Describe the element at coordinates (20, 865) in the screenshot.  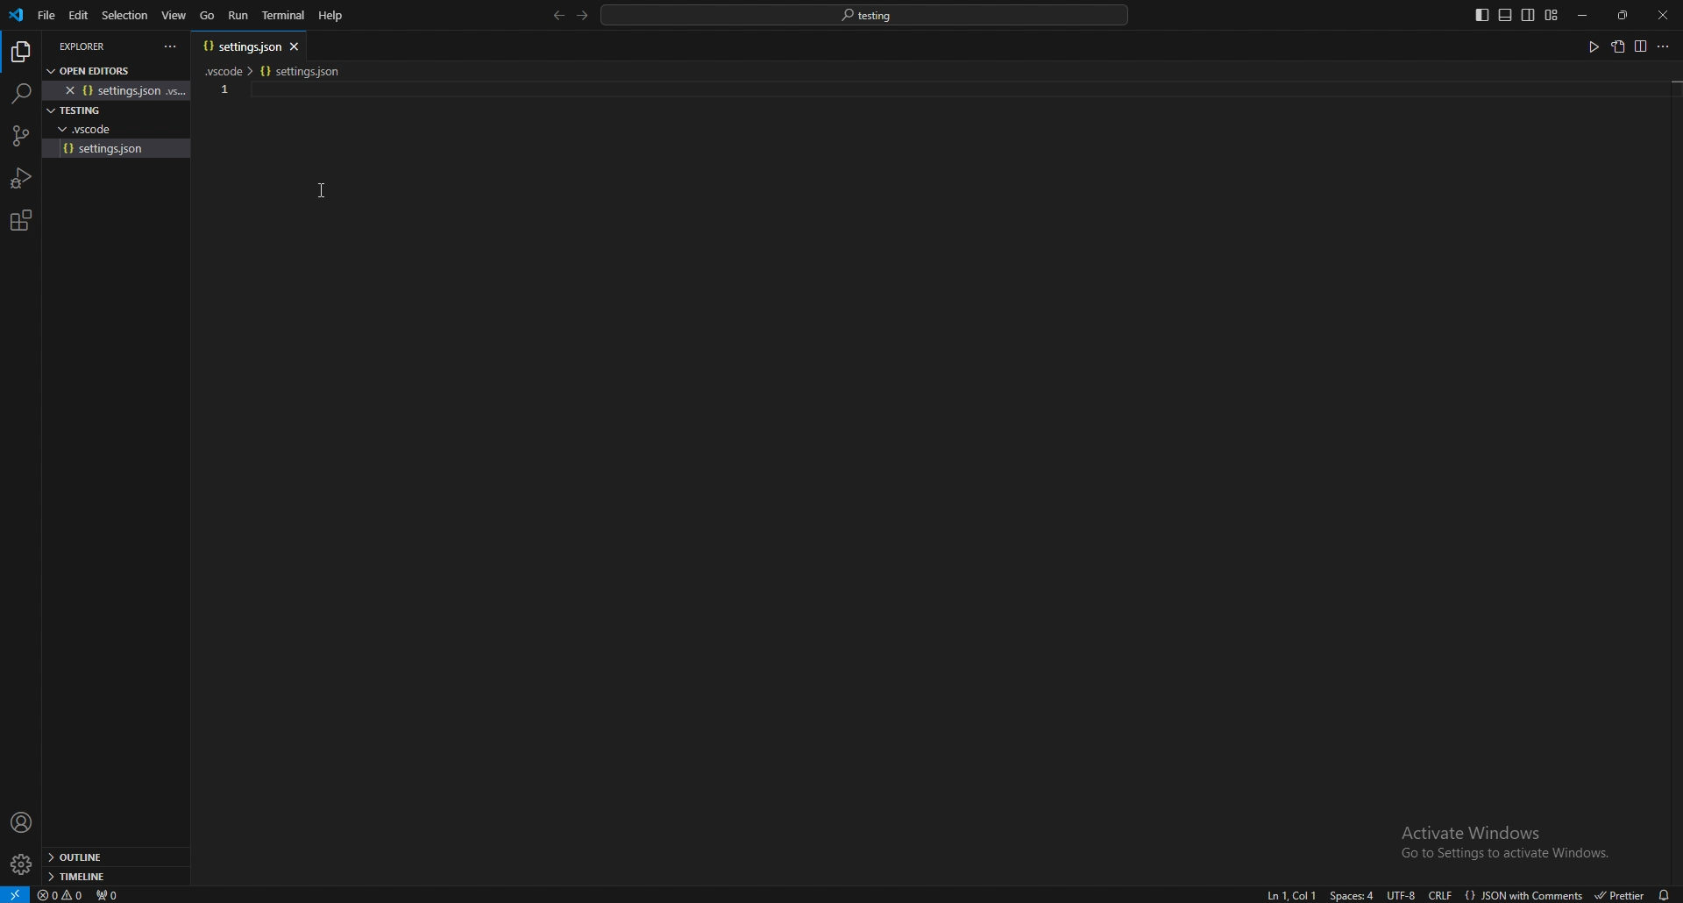
I see `settings` at that location.